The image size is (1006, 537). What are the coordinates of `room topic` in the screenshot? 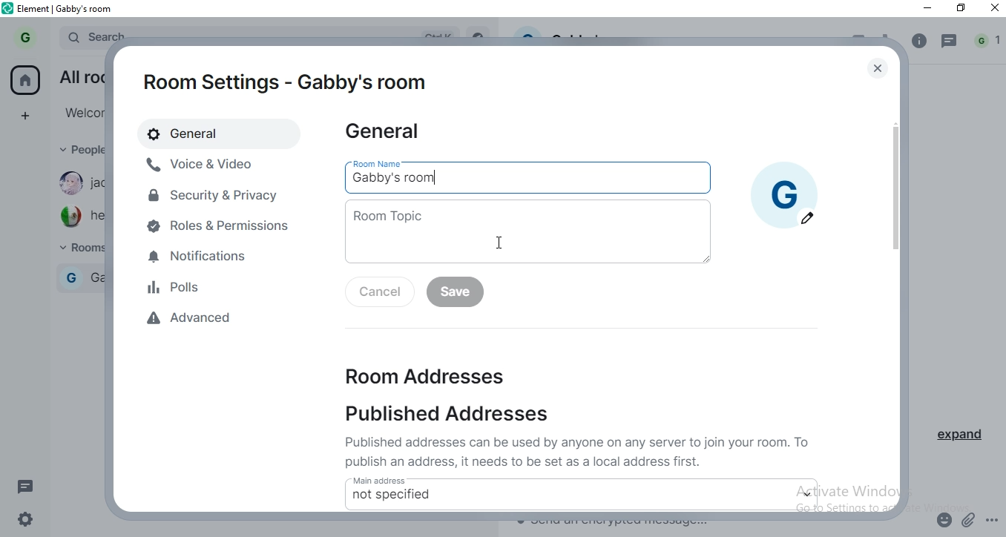 It's located at (525, 231).